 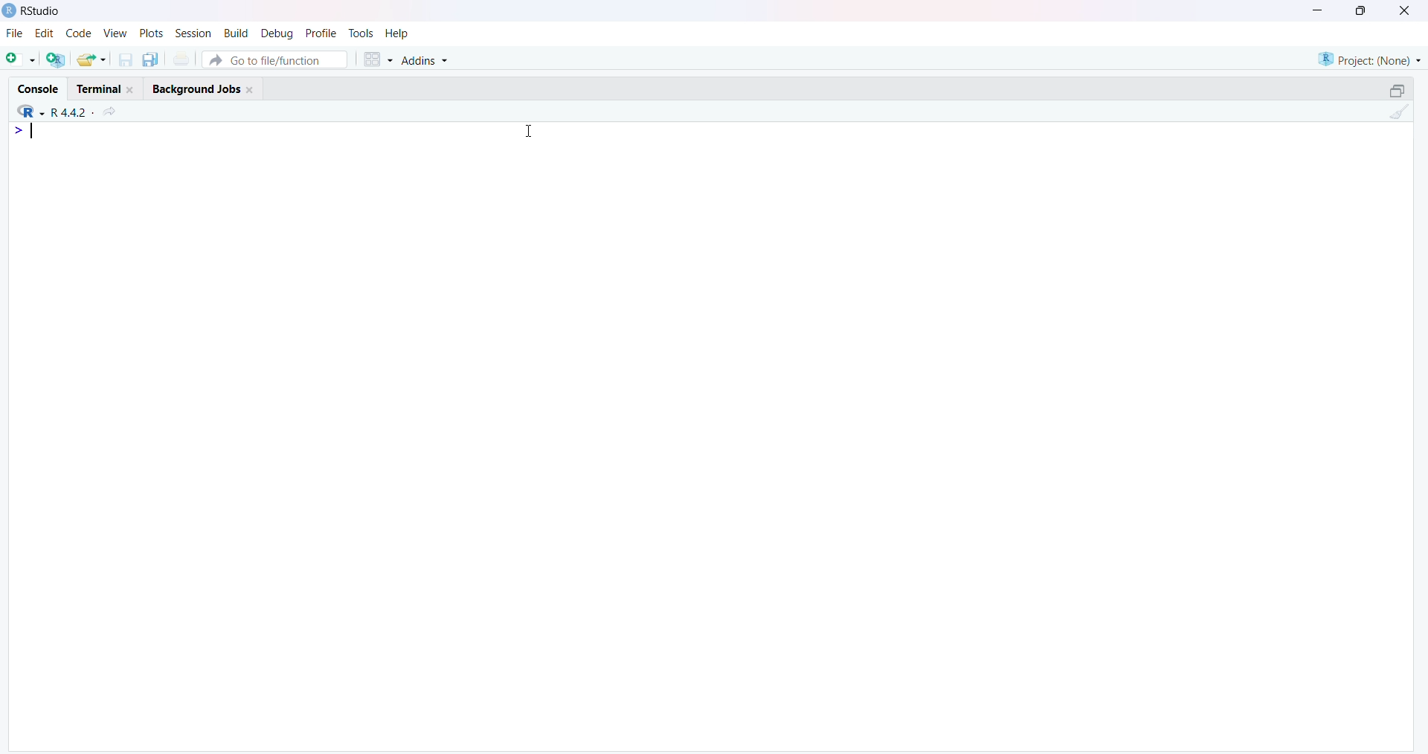 I want to click on Minimize, so click(x=1321, y=9).